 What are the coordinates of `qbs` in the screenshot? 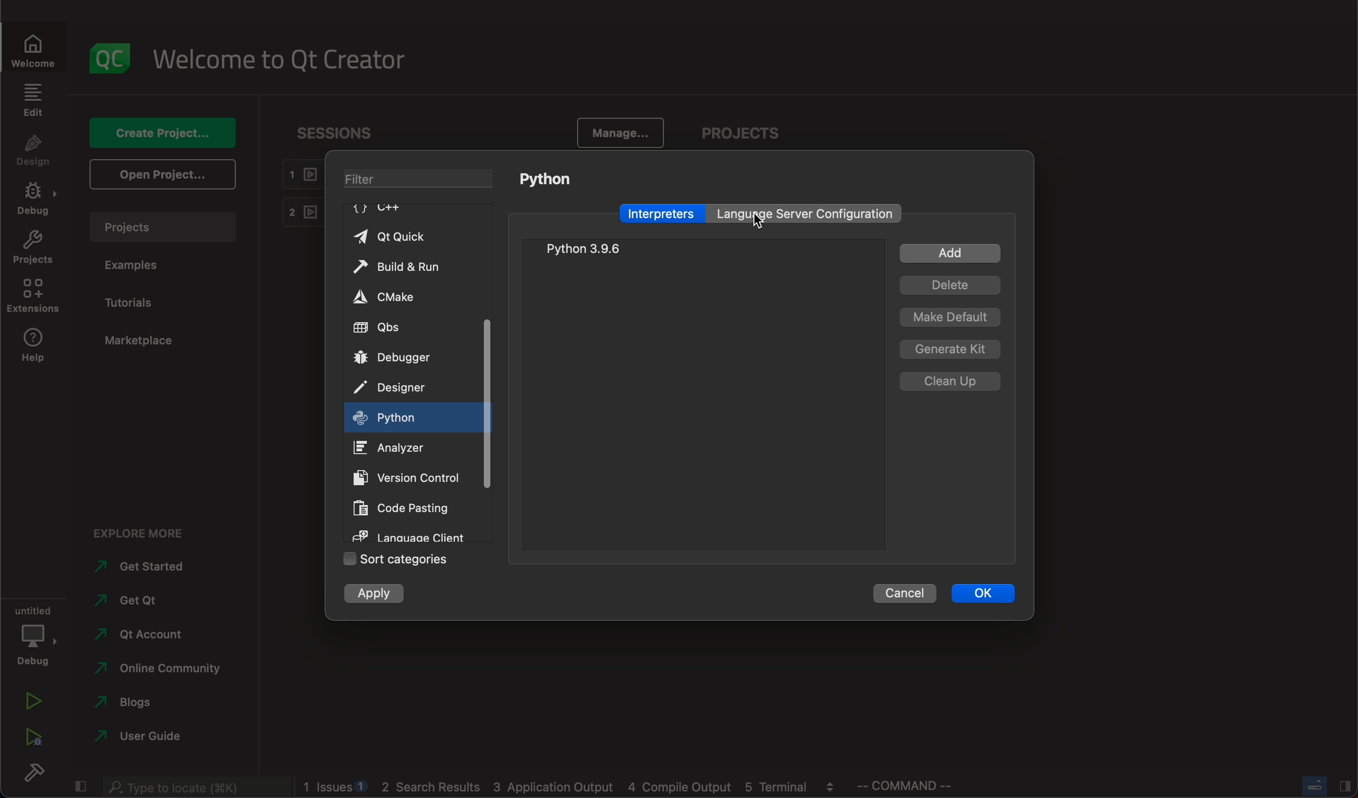 It's located at (402, 327).